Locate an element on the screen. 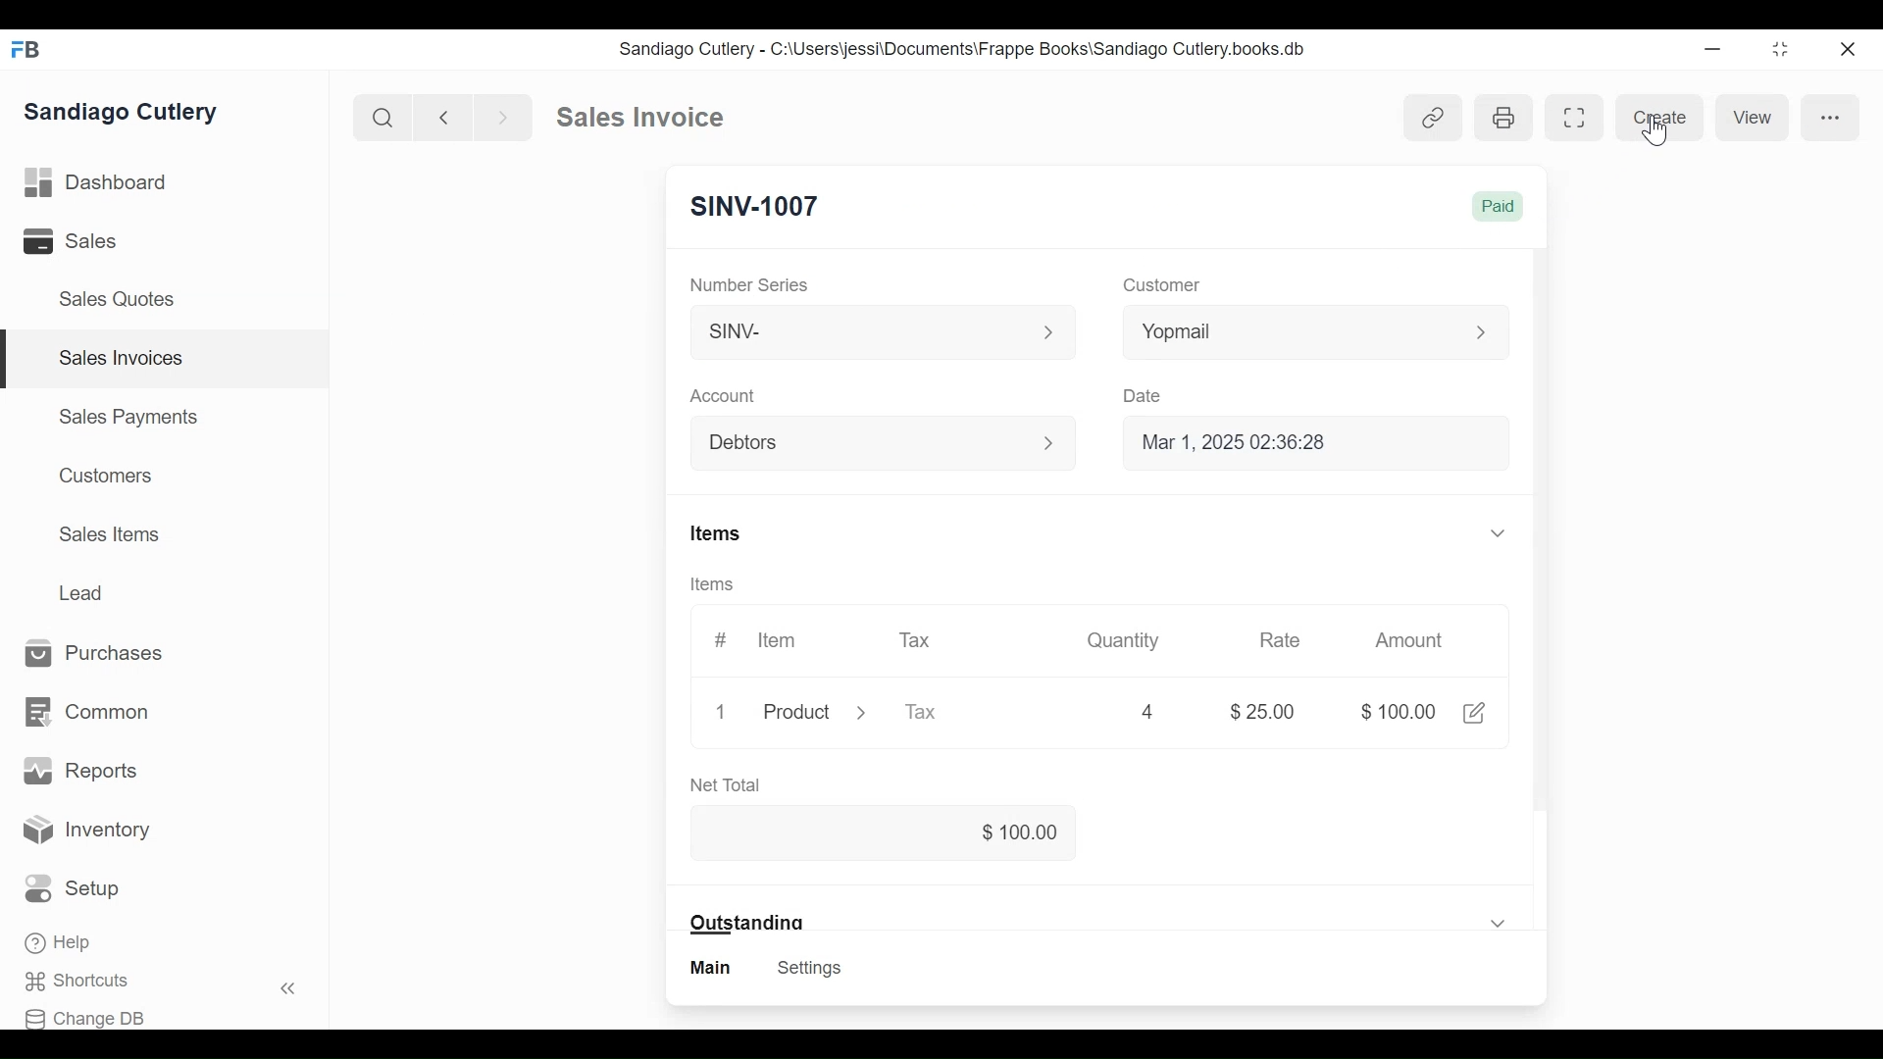 This screenshot has height=1059, width=1883. Edit is located at coordinates (1475, 713).